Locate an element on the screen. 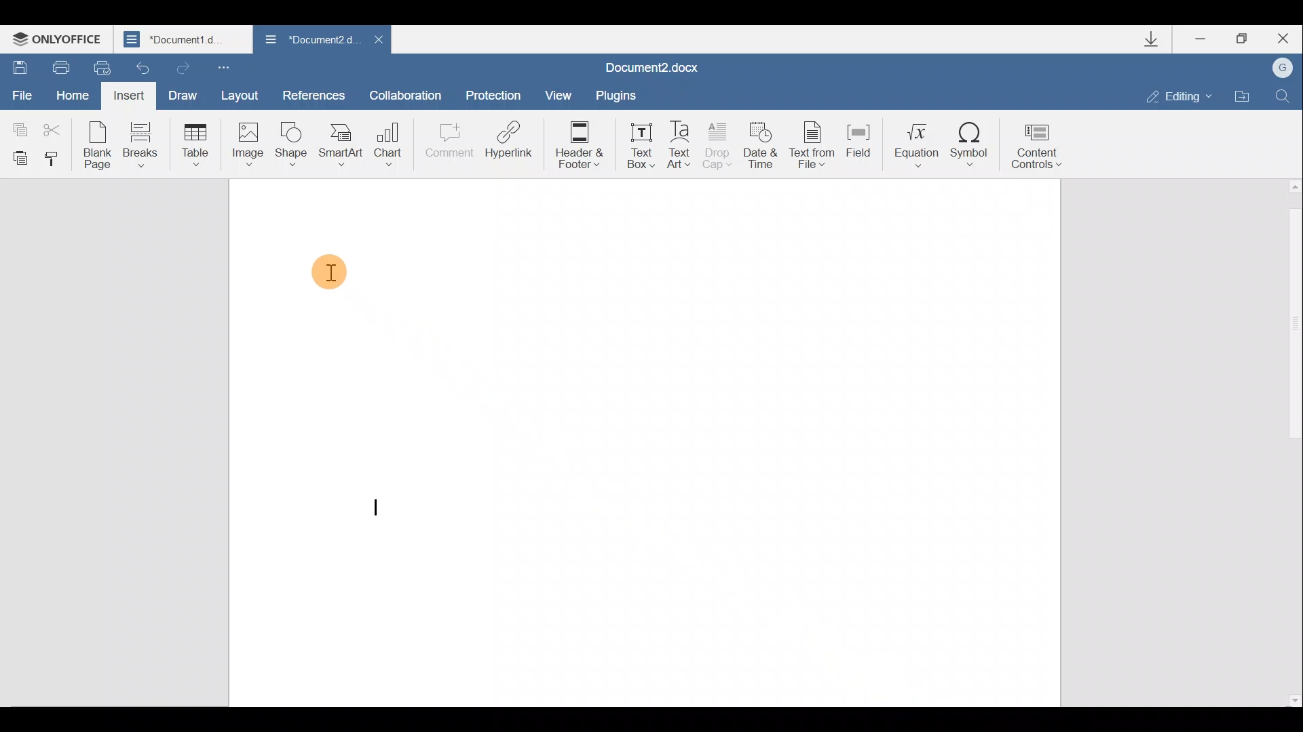 Image resolution: width=1303 pixels, height=732 pixels. Chart is located at coordinates (391, 139).